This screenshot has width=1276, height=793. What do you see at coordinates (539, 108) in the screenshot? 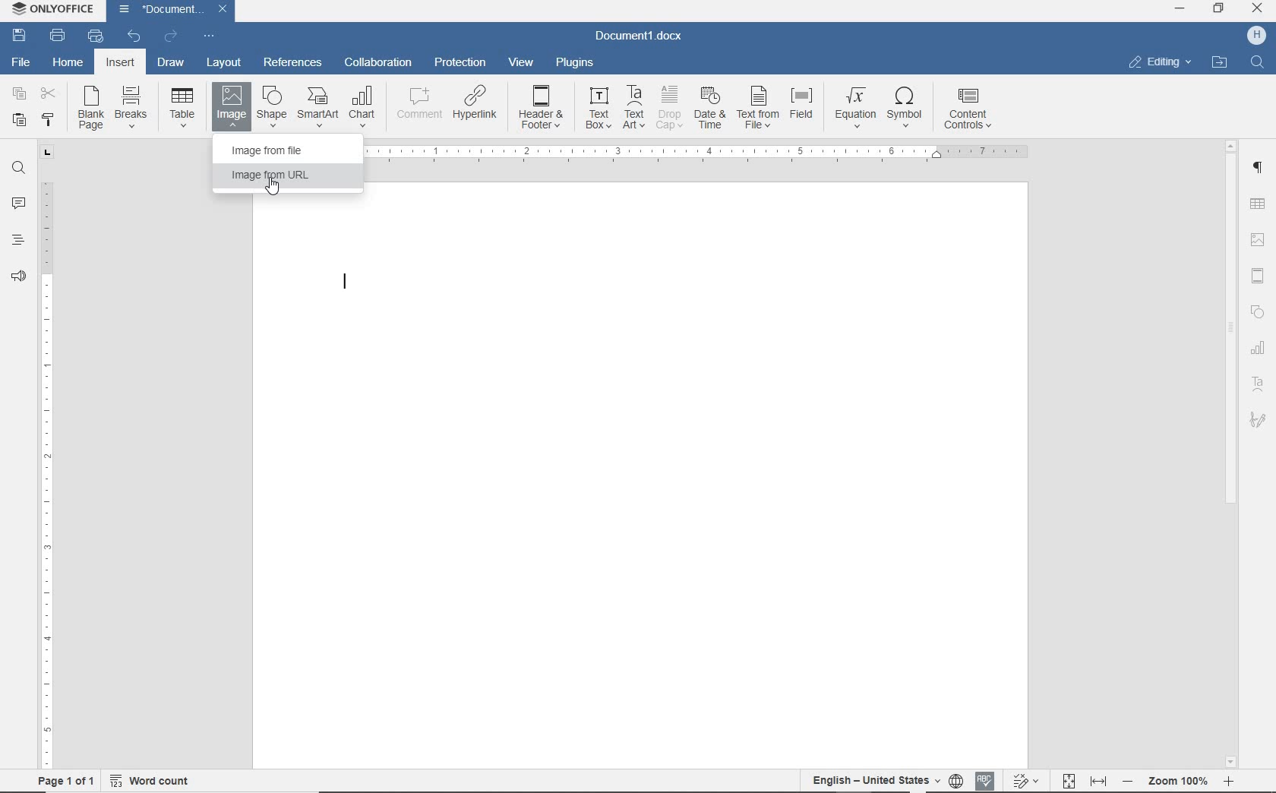
I see `header&footer` at bounding box center [539, 108].